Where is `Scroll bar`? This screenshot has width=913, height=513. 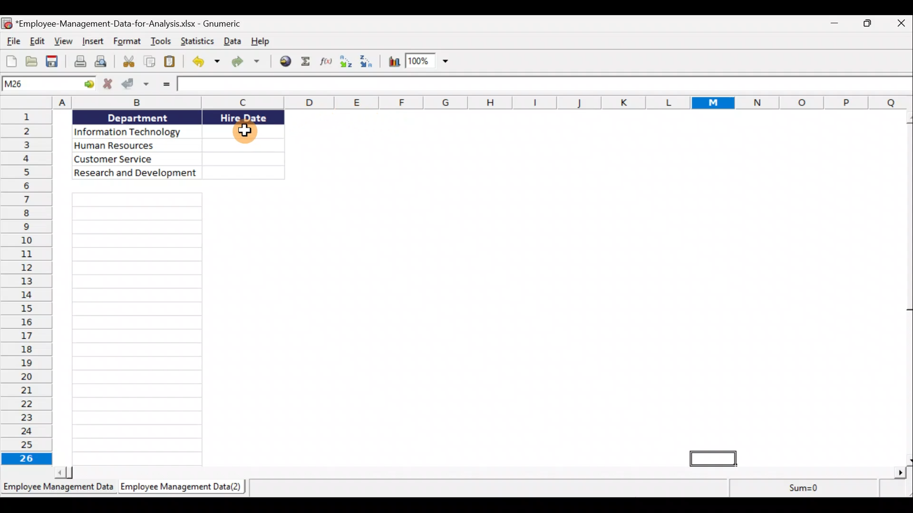
Scroll bar is located at coordinates (907, 287).